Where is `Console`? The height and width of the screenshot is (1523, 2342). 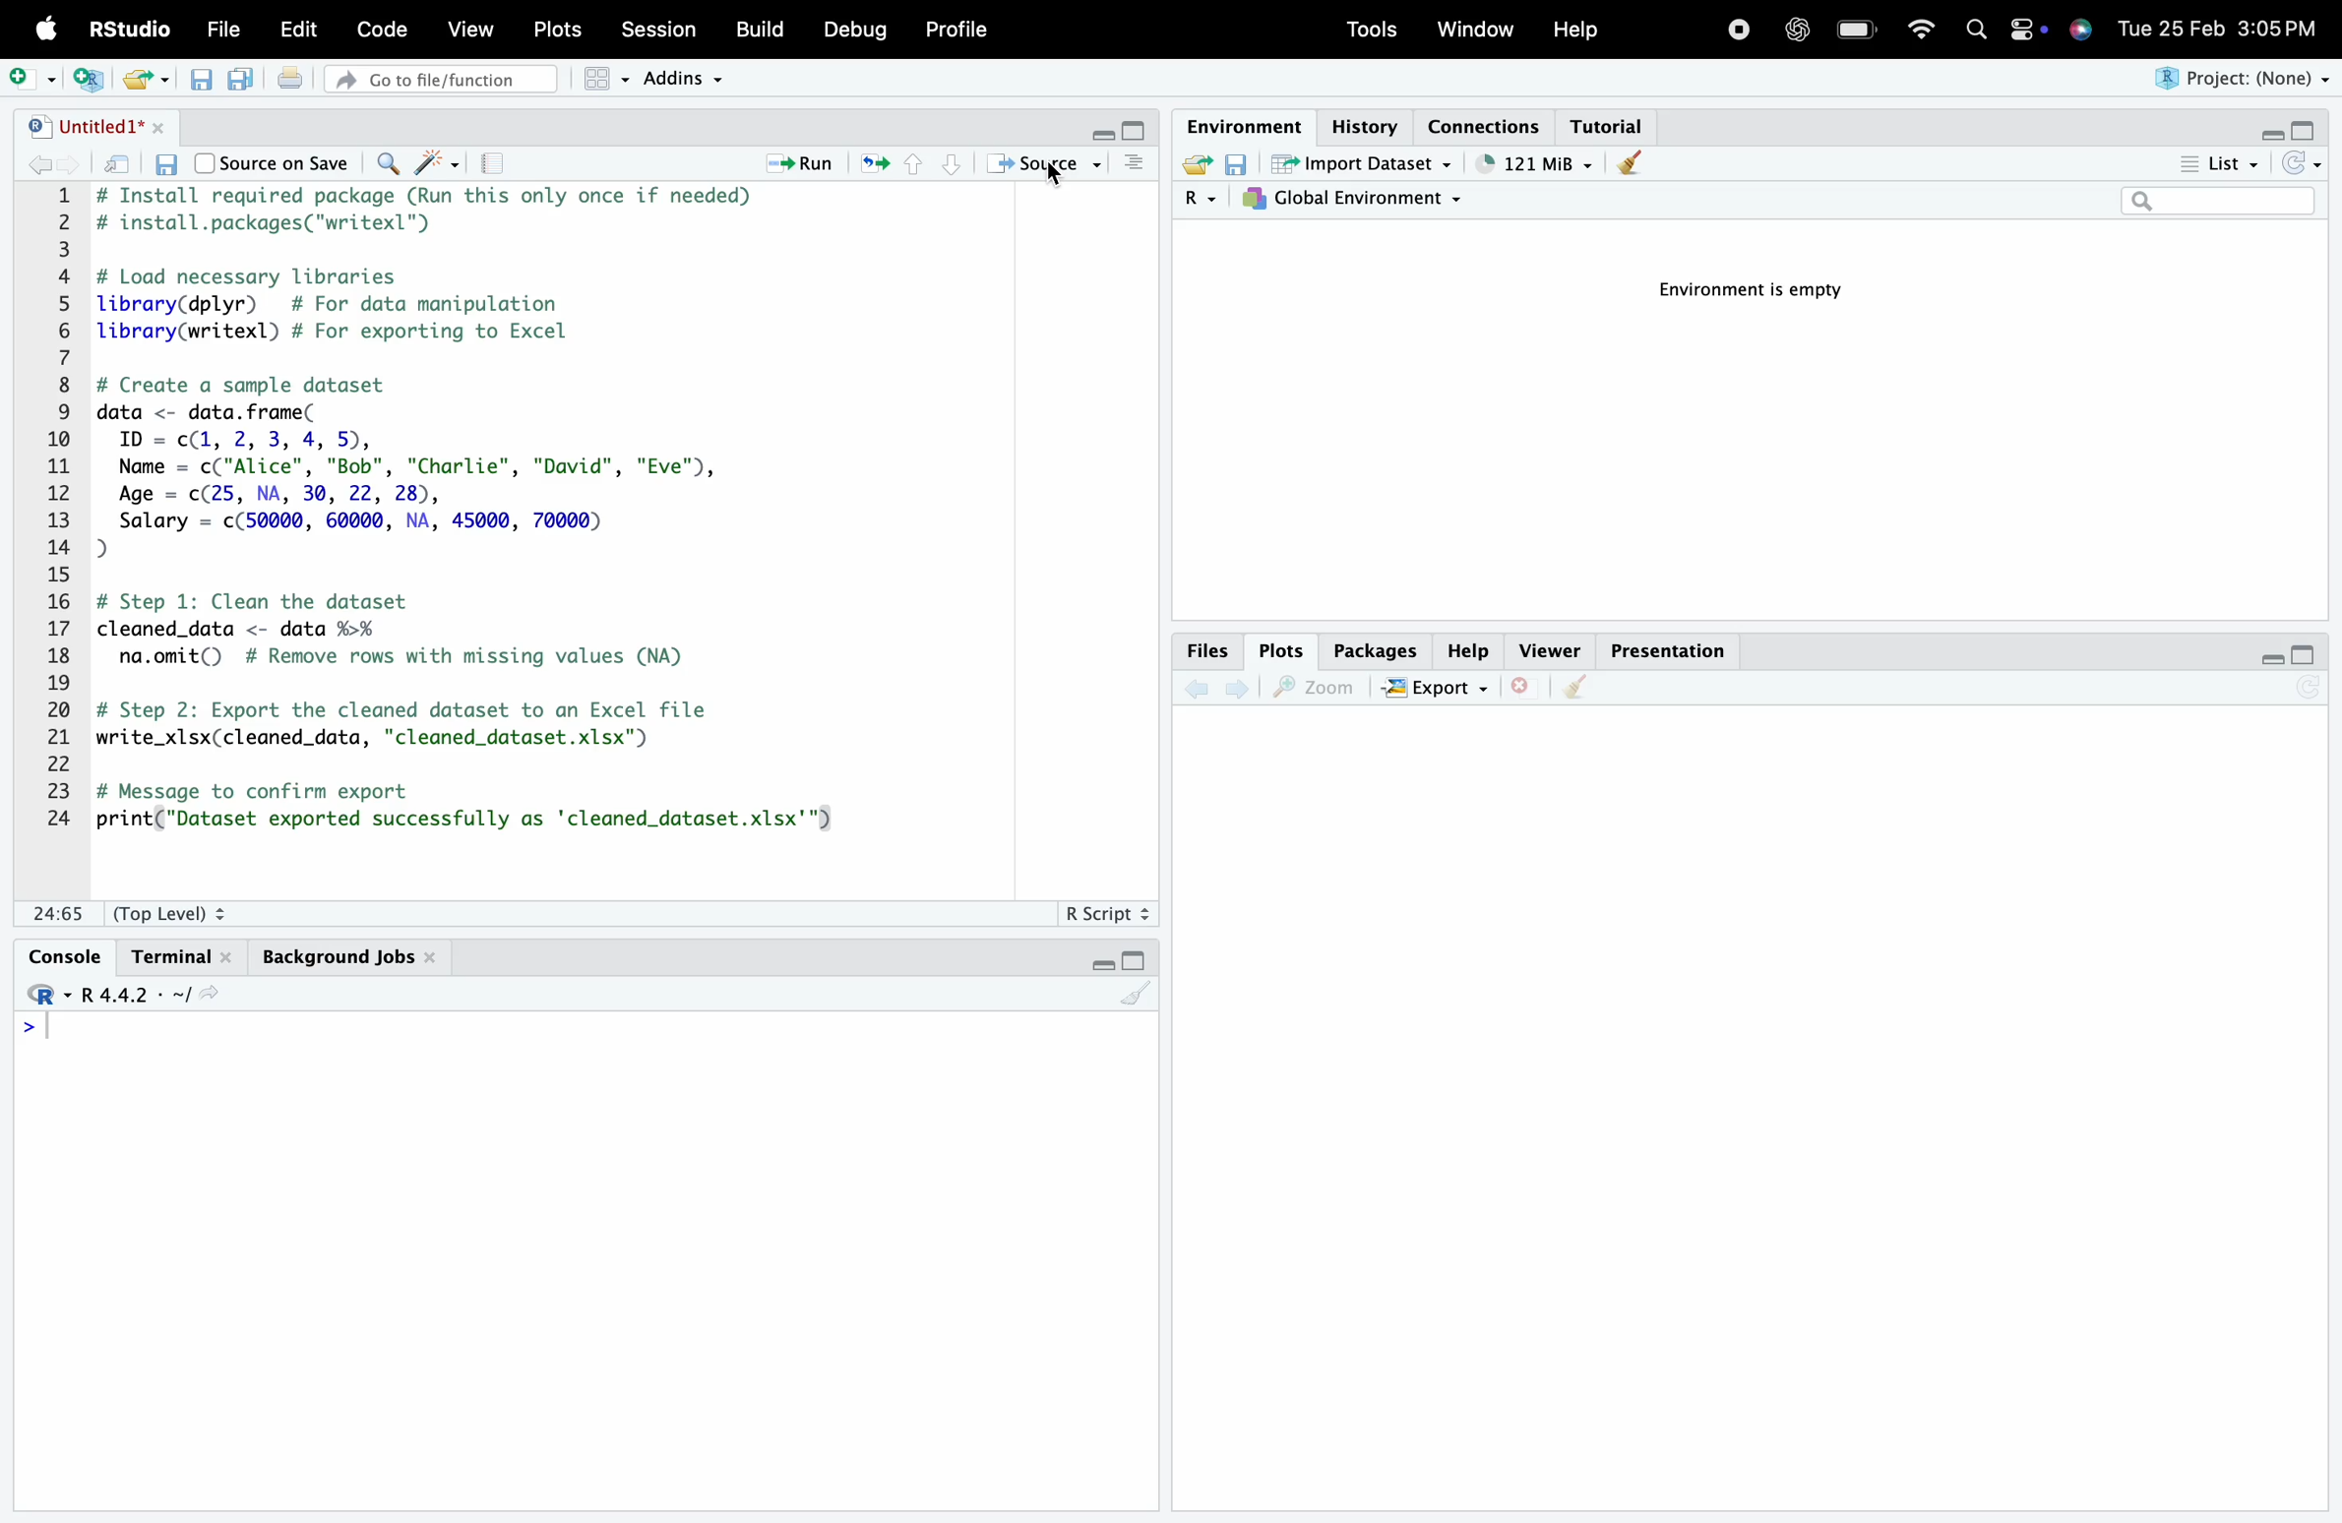 Console is located at coordinates (71, 957).